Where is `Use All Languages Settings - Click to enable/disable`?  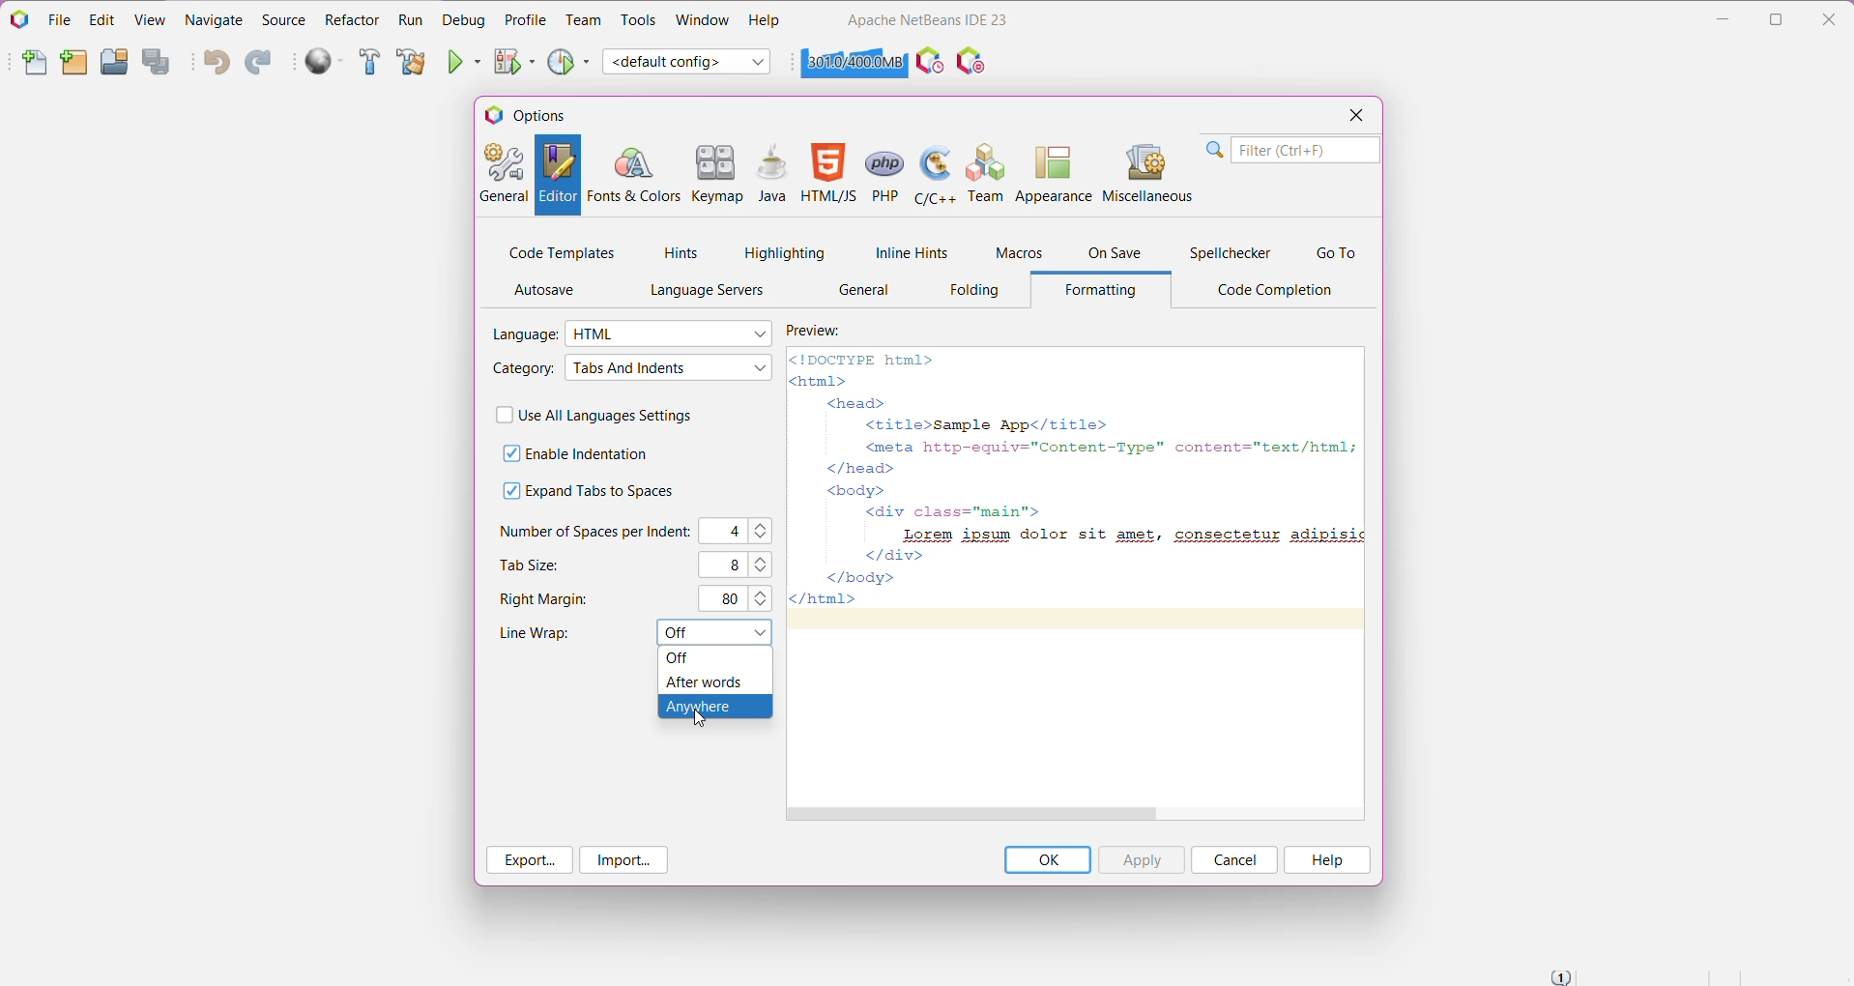 Use All Languages Settings - Click to enable/disable is located at coordinates (609, 413).